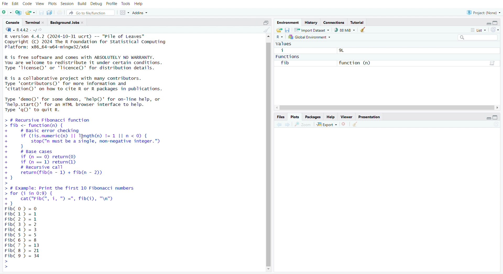 The image size is (503, 274). What do you see at coordinates (82, 4) in the screenshot?
I see `build` at bounding box center [82, 4].